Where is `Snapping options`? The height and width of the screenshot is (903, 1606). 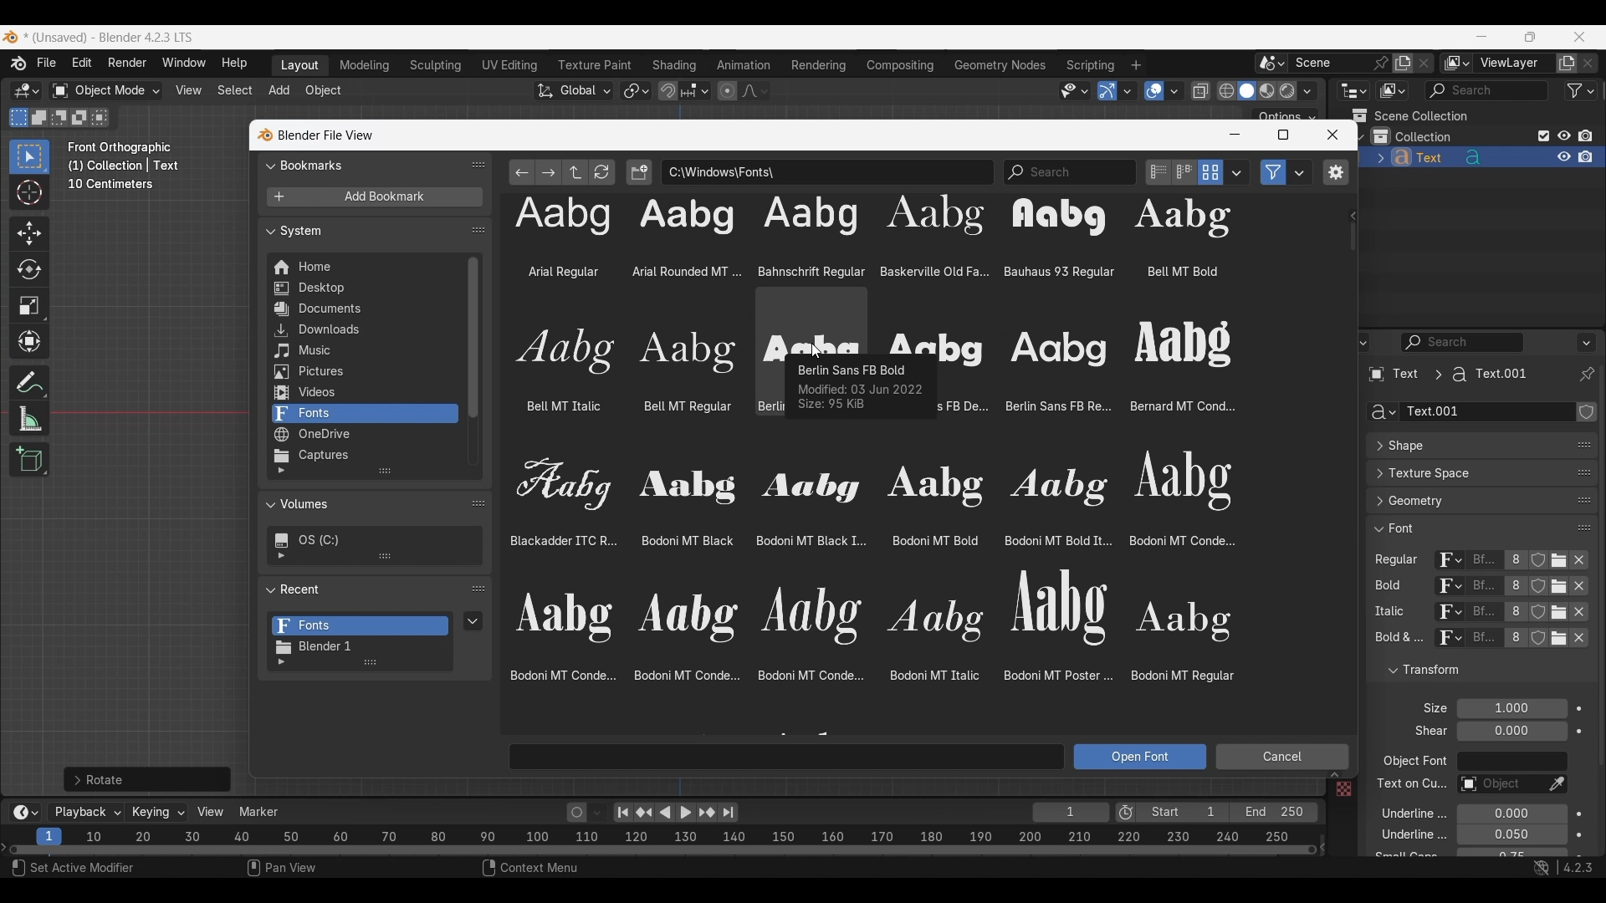
Snapping options is located at coordinates (697, 90).